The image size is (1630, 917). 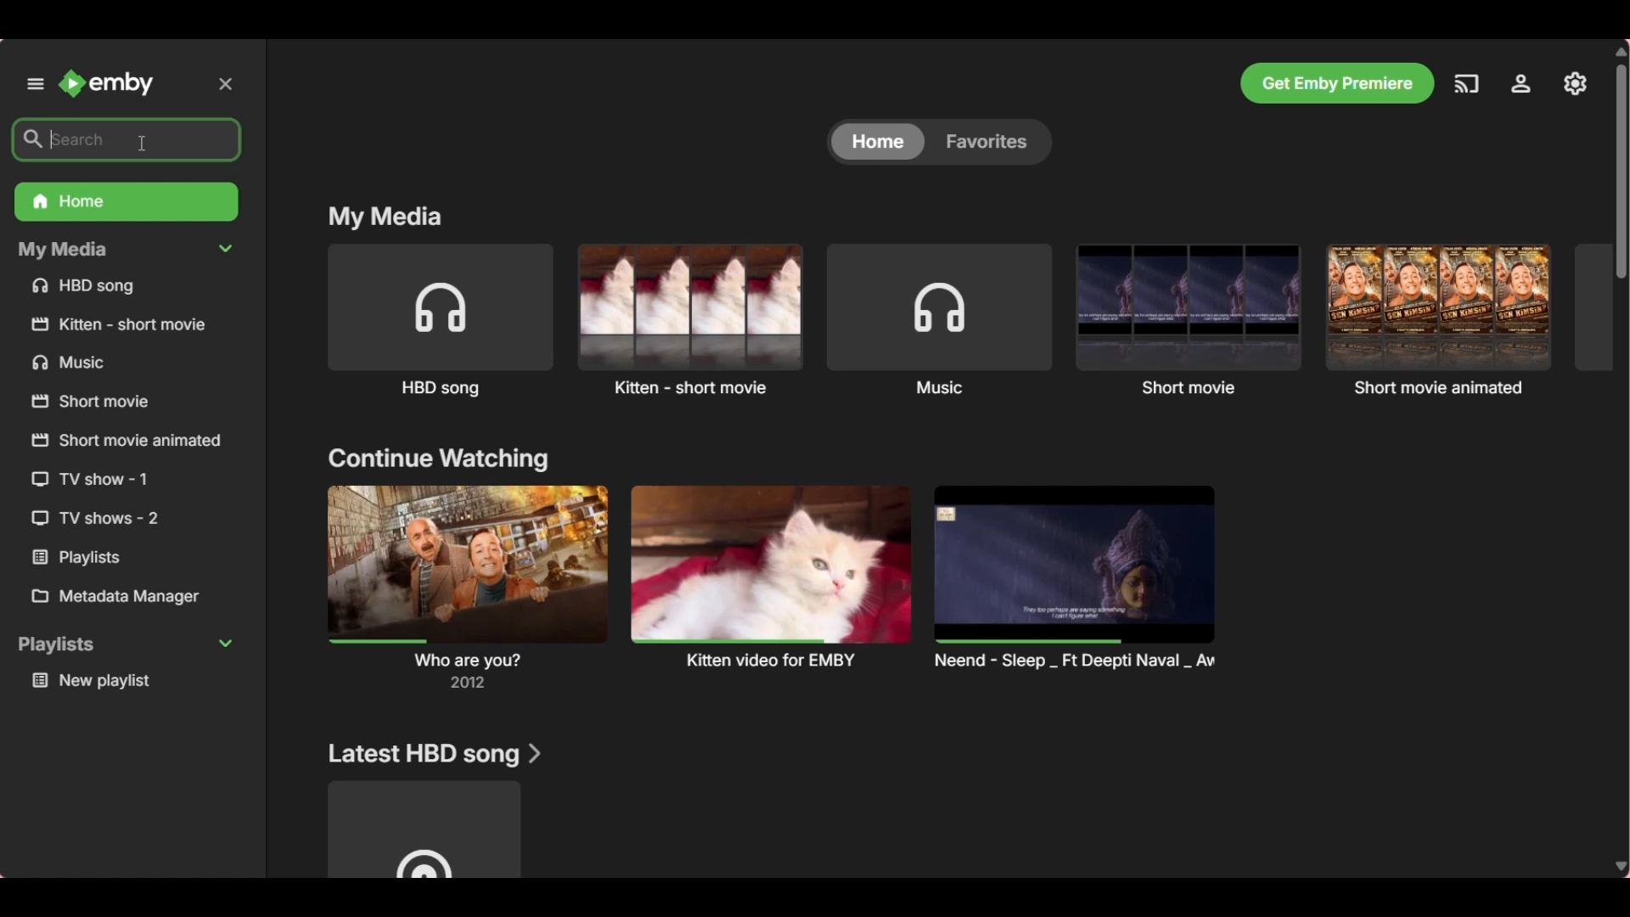 I want to click on Search box highlighted after selection, so click(x=126, y=139).